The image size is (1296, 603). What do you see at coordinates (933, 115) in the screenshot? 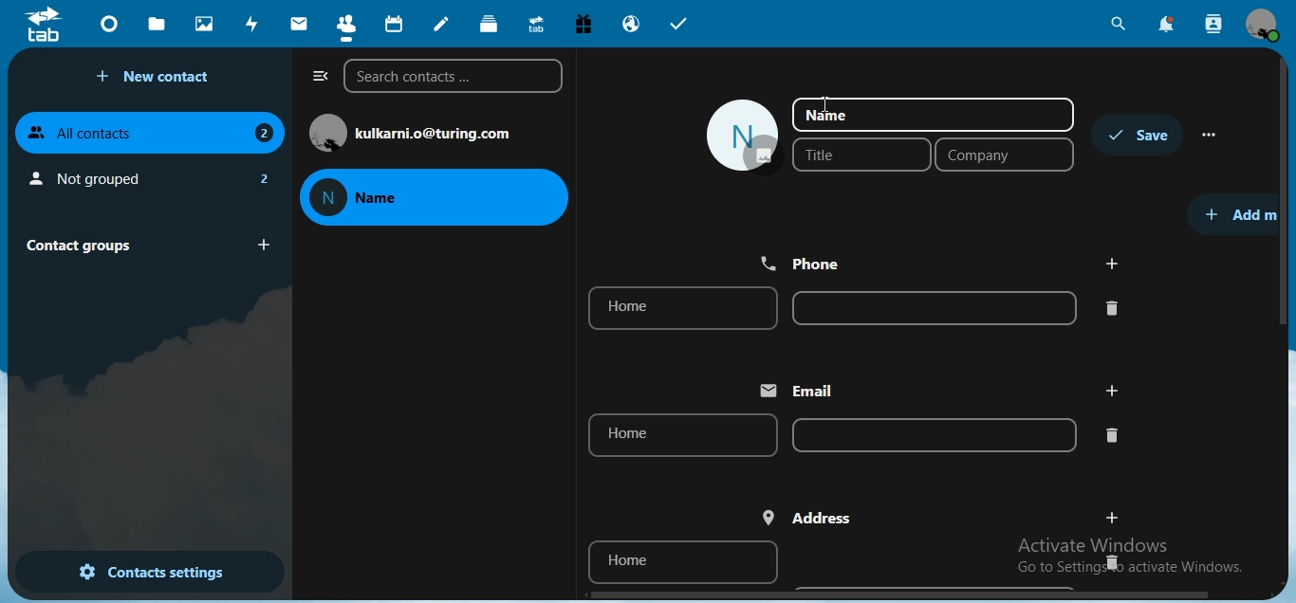
I see `name` at bounding box center [933, 115].